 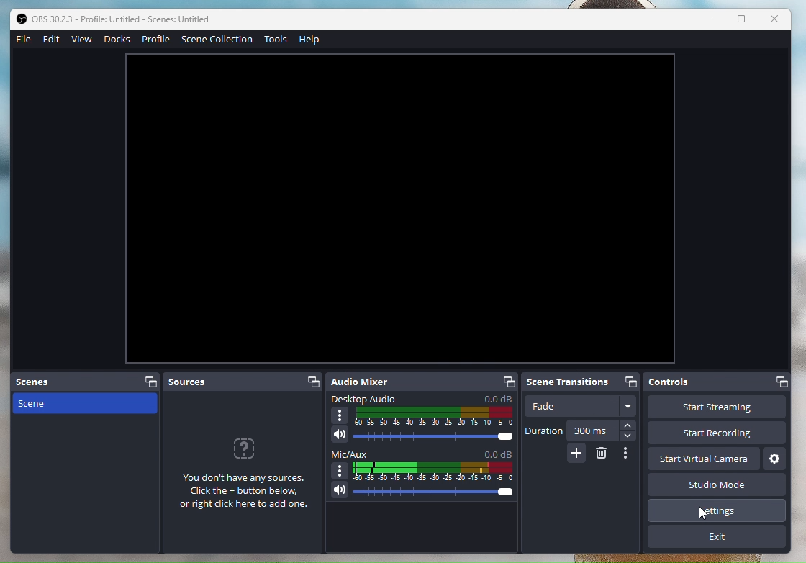 What do you see at coordinates (581, 432) in the screenshot?
I see `Duration` at bounding box center [581, 432].